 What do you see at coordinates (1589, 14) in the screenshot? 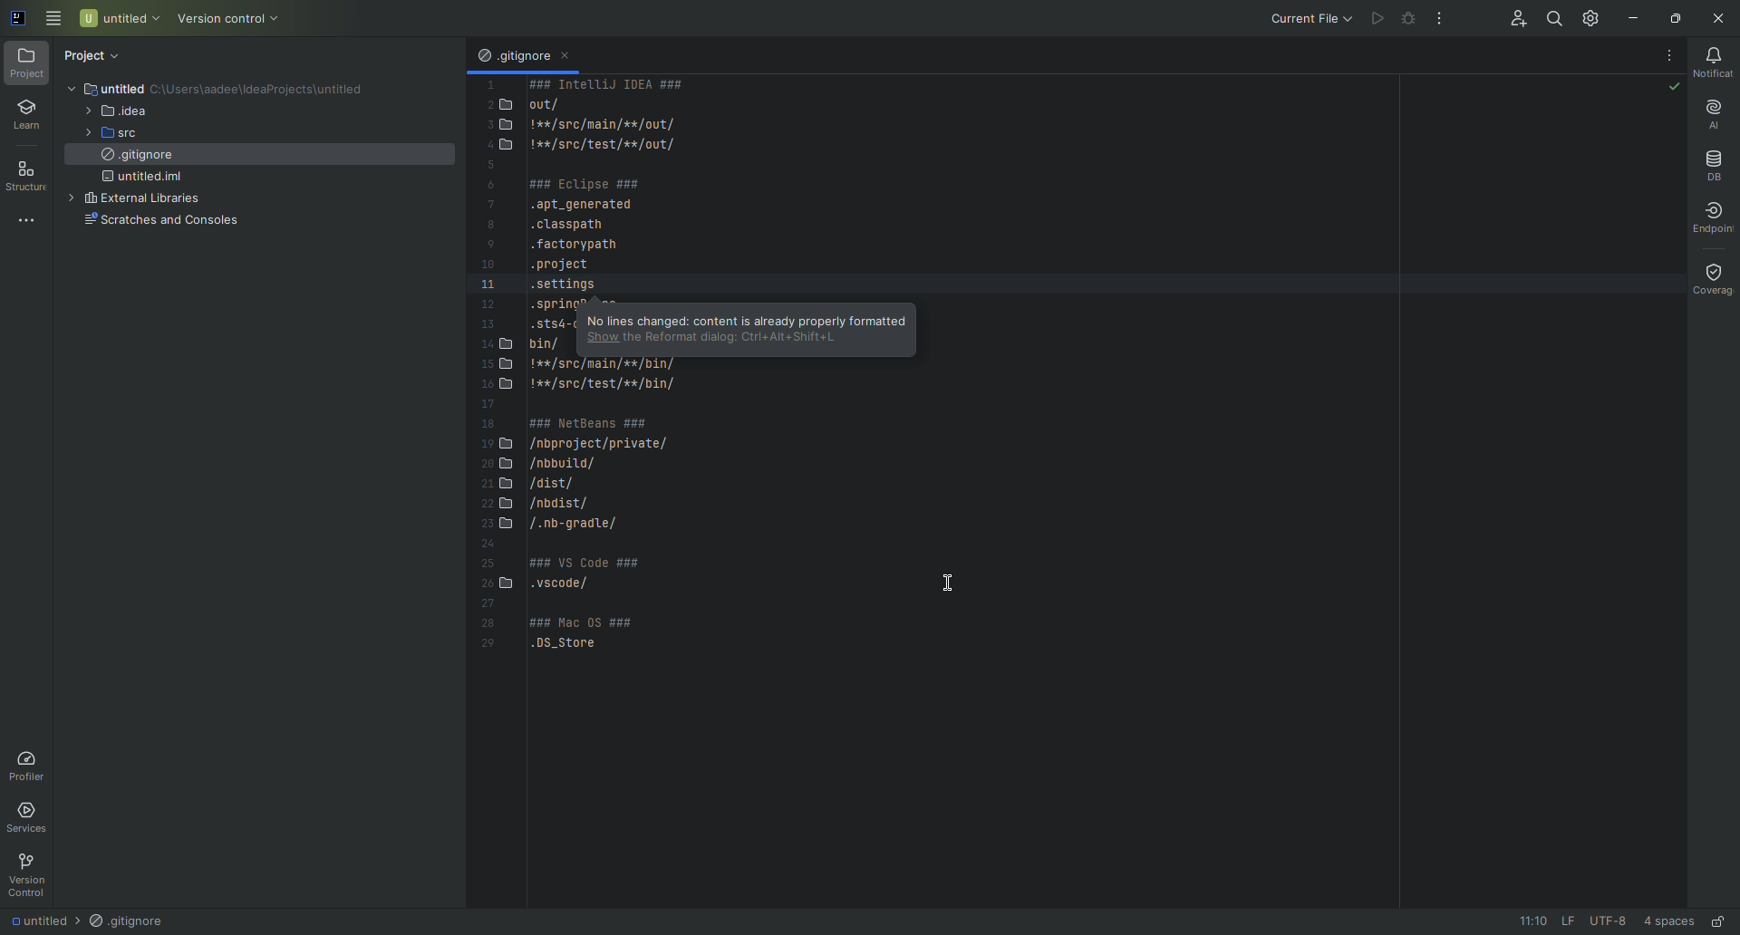
I see `Updates and Settings` at bounding box center [1589, 14].